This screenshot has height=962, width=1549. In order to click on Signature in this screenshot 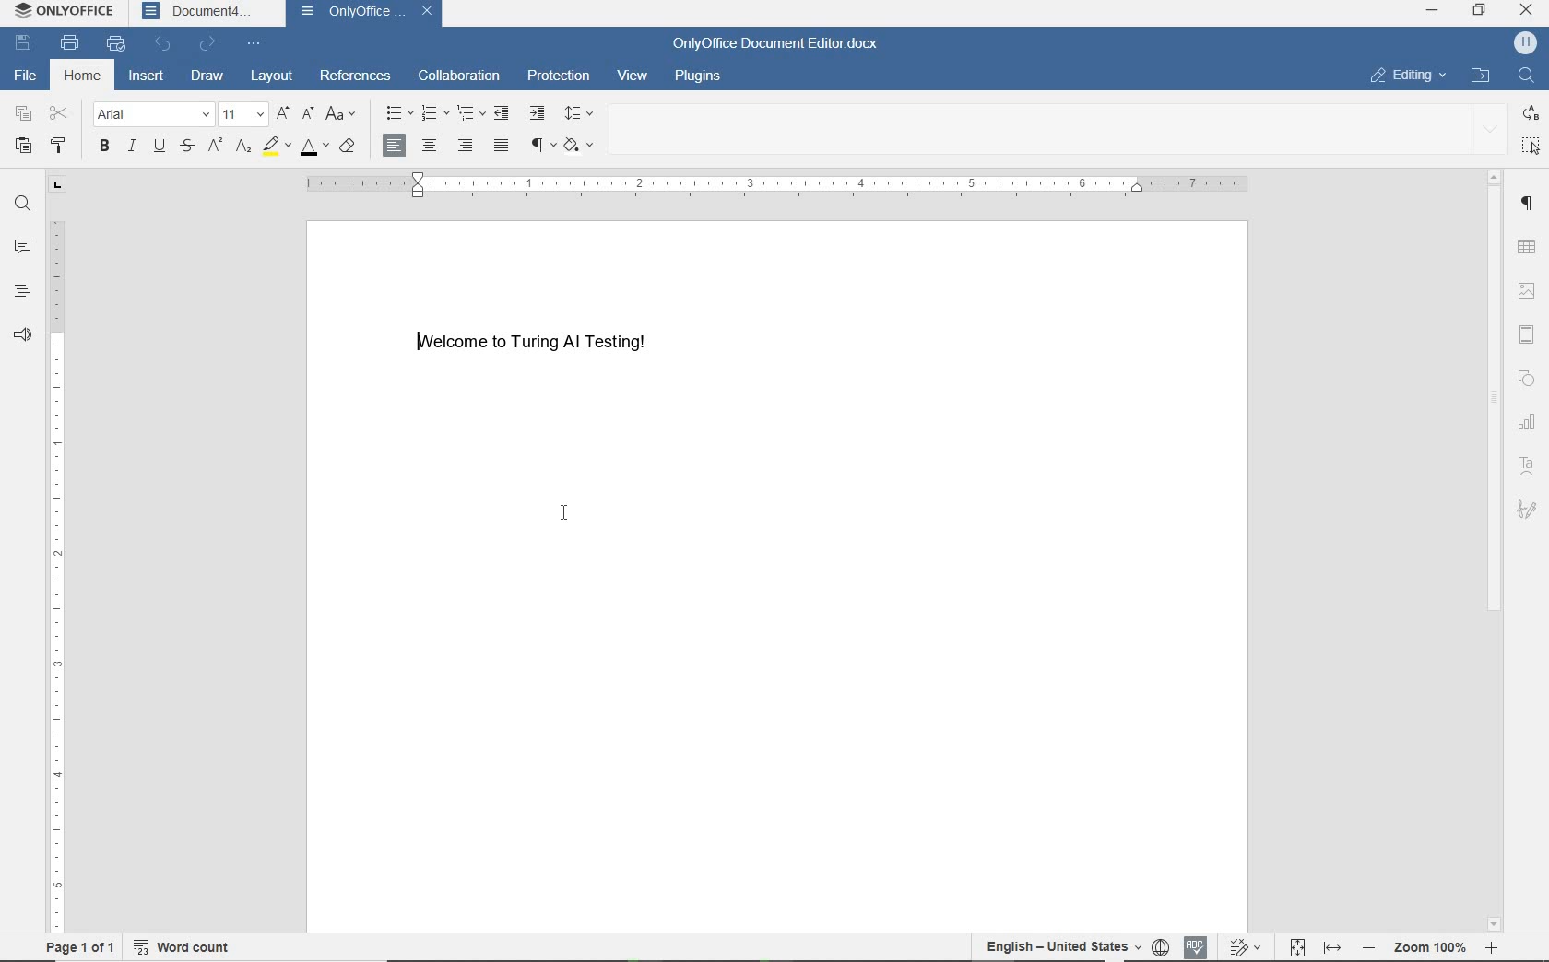, I will do `click(1530, 513)`.